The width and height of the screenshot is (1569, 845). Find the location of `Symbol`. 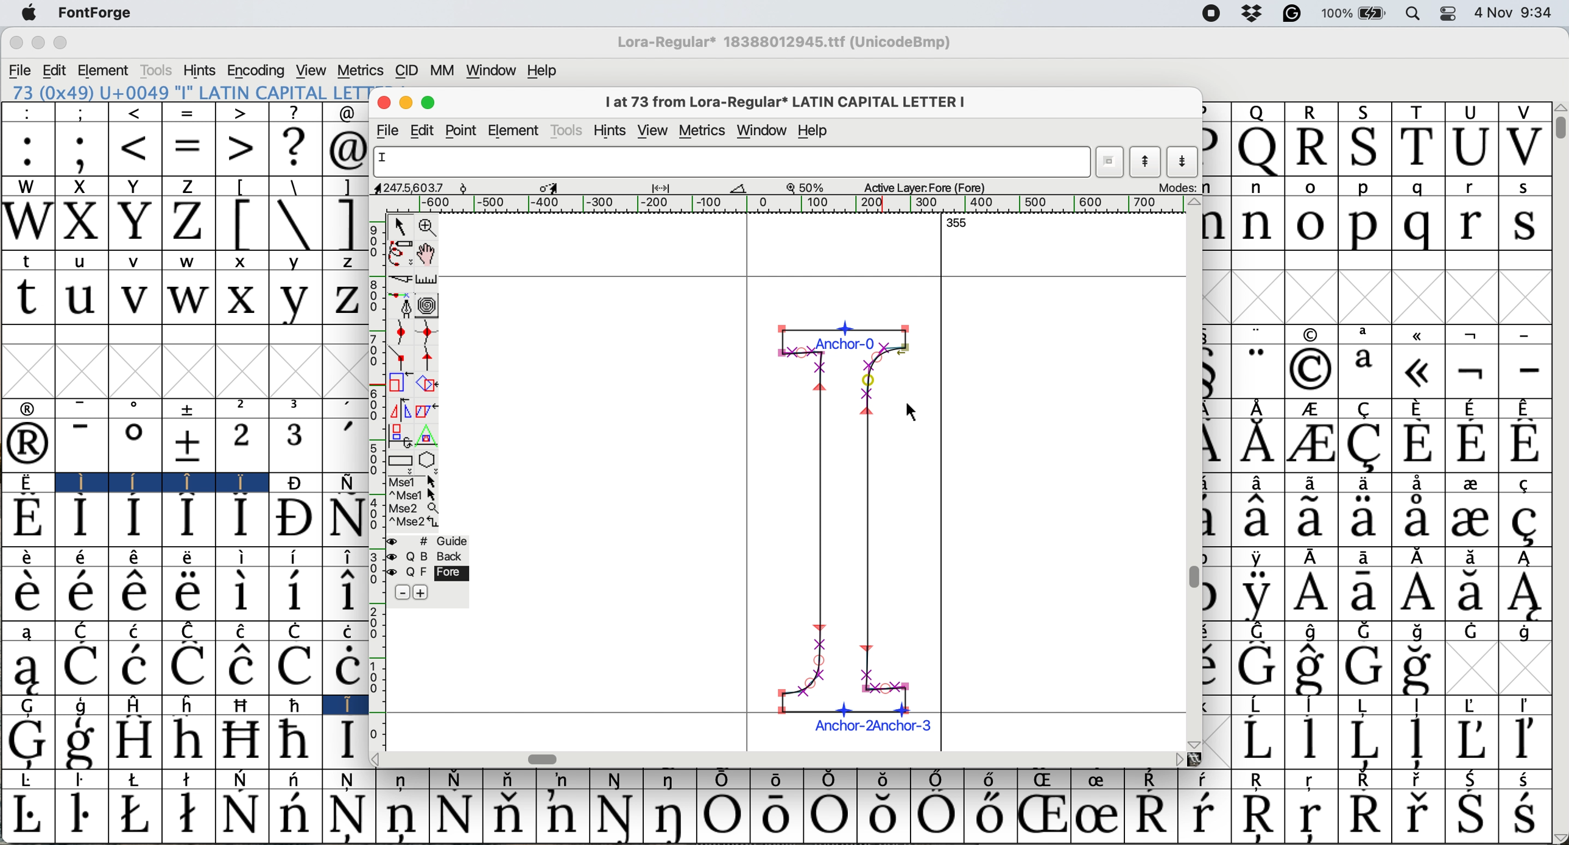

Symbol is located at coordinates (1419, 405).